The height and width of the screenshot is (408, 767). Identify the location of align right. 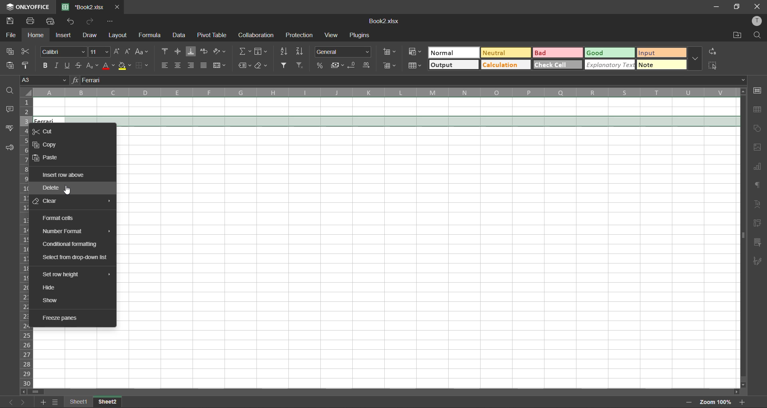
(193, 65).